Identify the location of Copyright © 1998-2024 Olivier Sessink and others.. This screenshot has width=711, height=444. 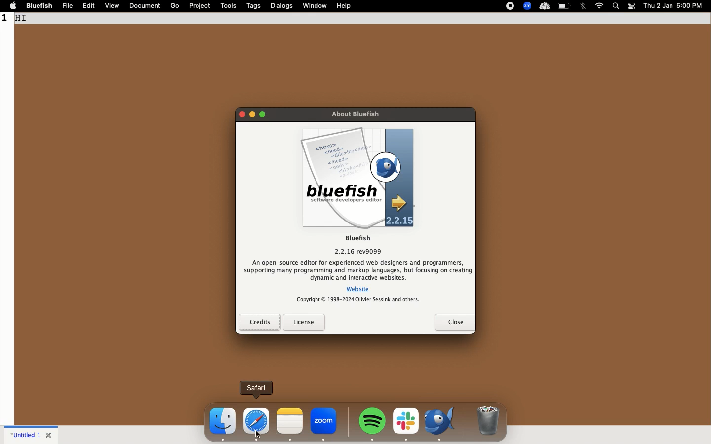
(357, 300).